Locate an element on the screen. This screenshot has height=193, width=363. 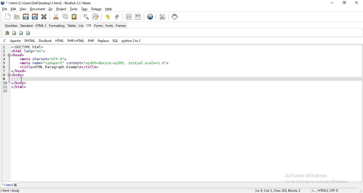
formatting is located at coordinates (57, 25).